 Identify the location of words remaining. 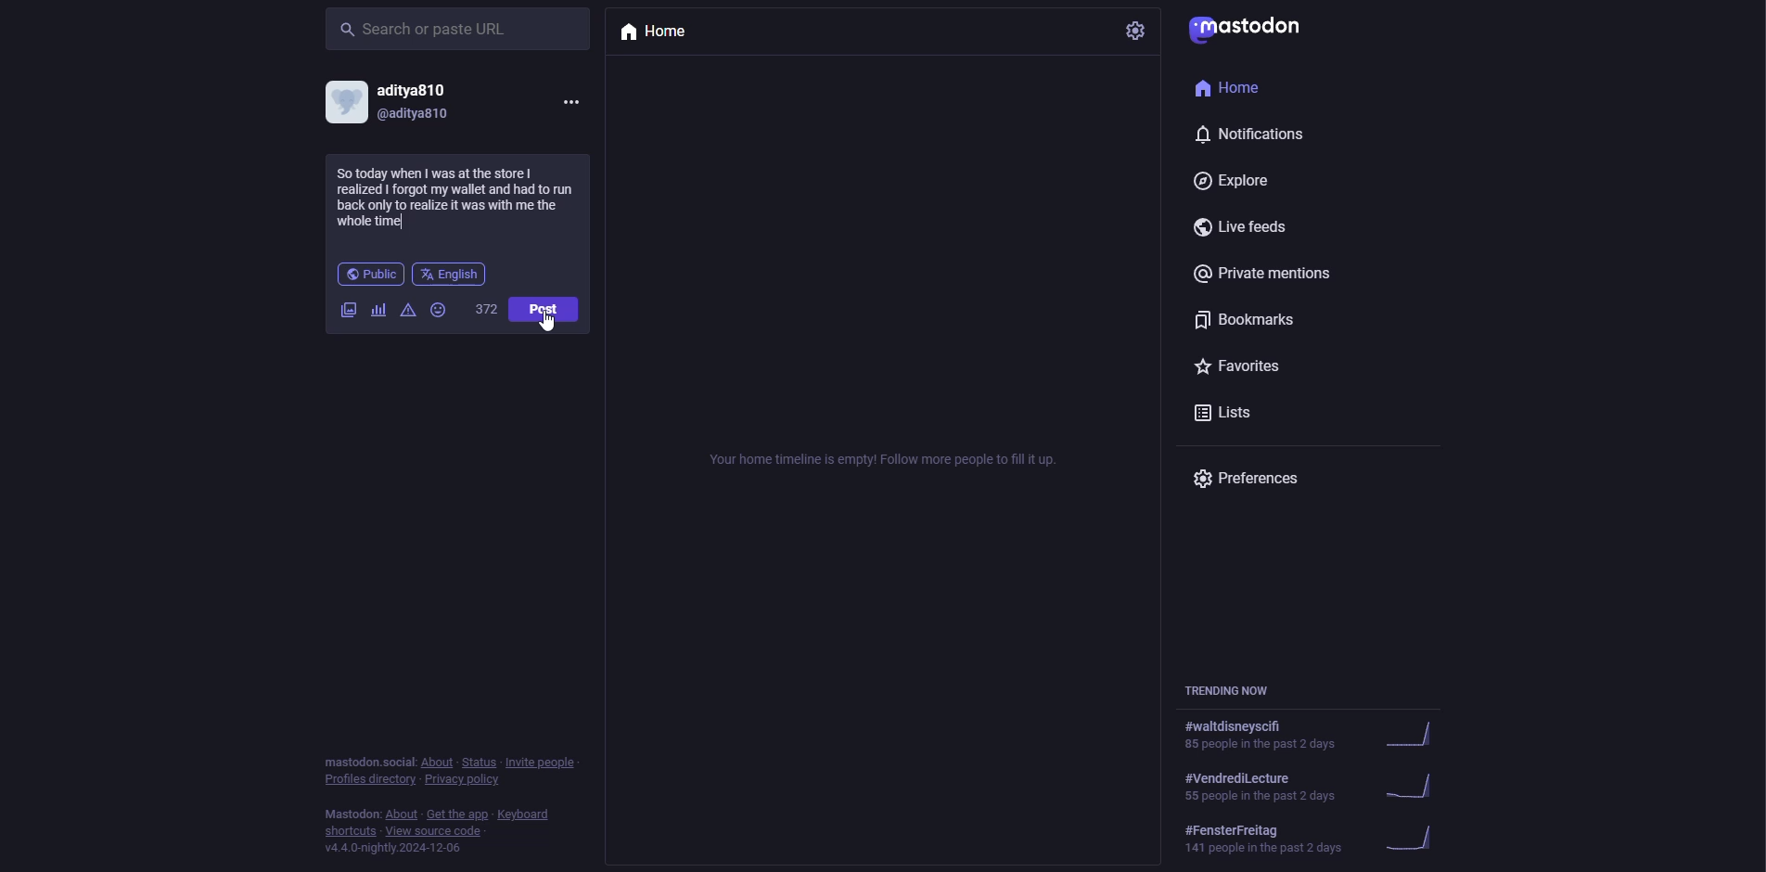
(488, 308).